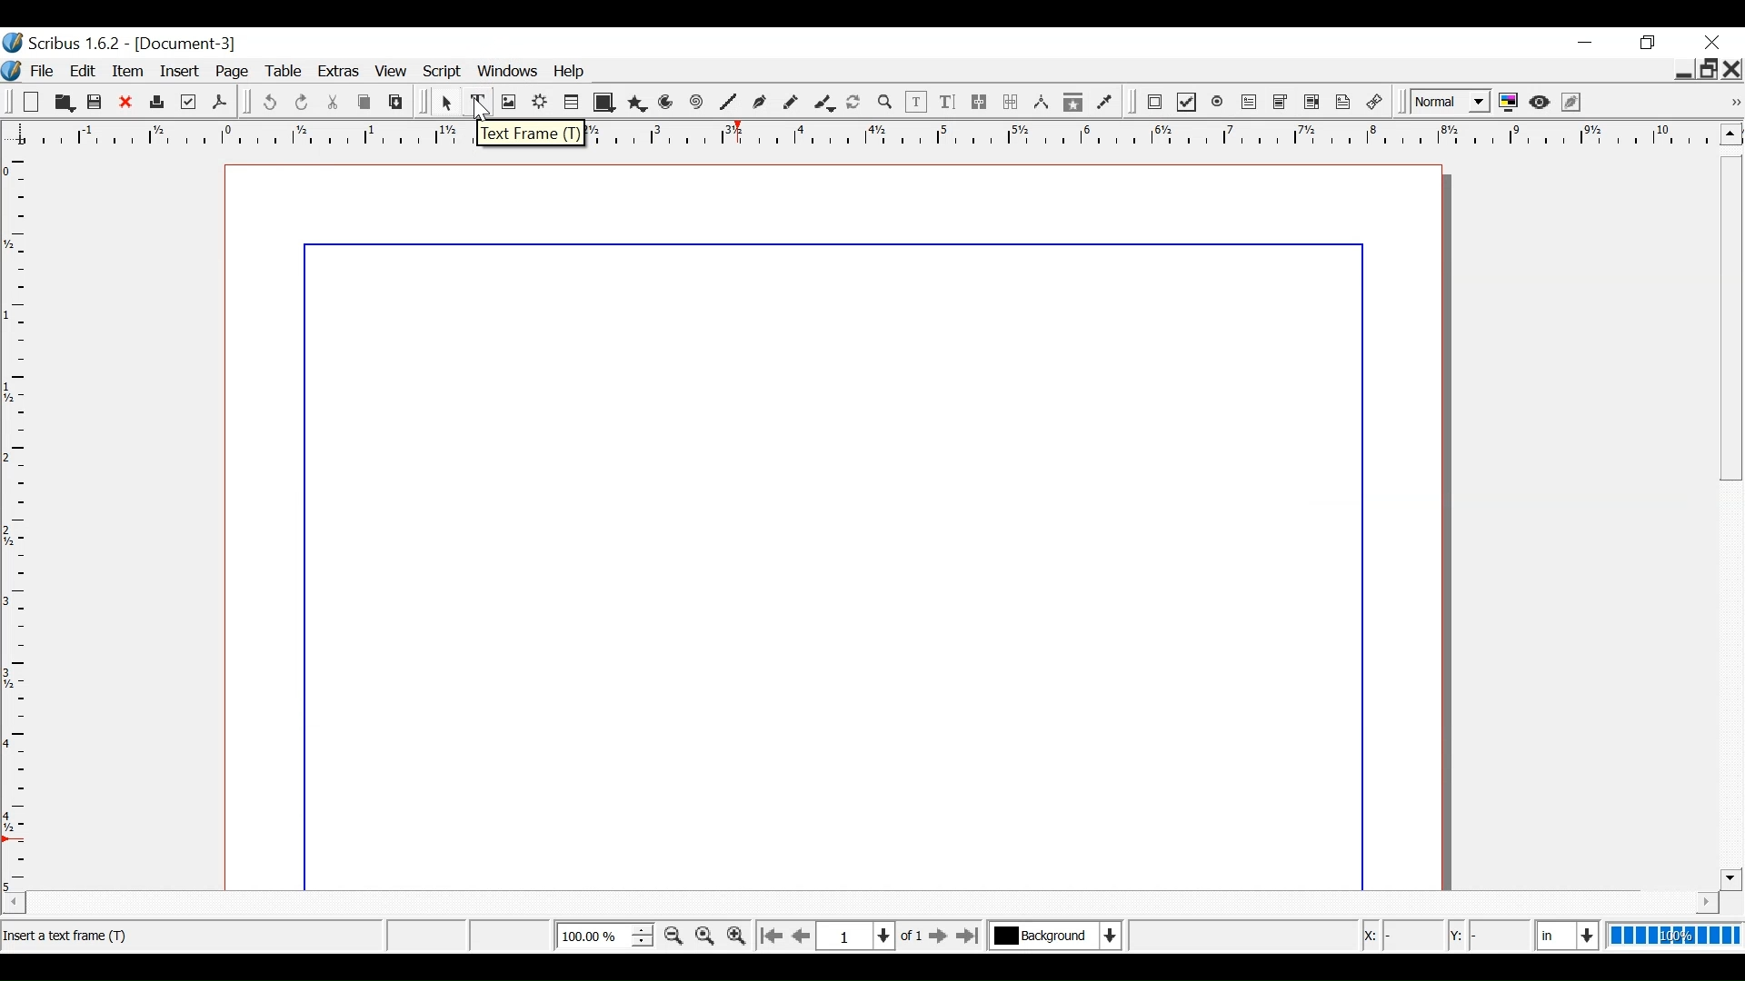 The image size is (1745, 981). I want to click on Copy items properties, so click(1072, 103).